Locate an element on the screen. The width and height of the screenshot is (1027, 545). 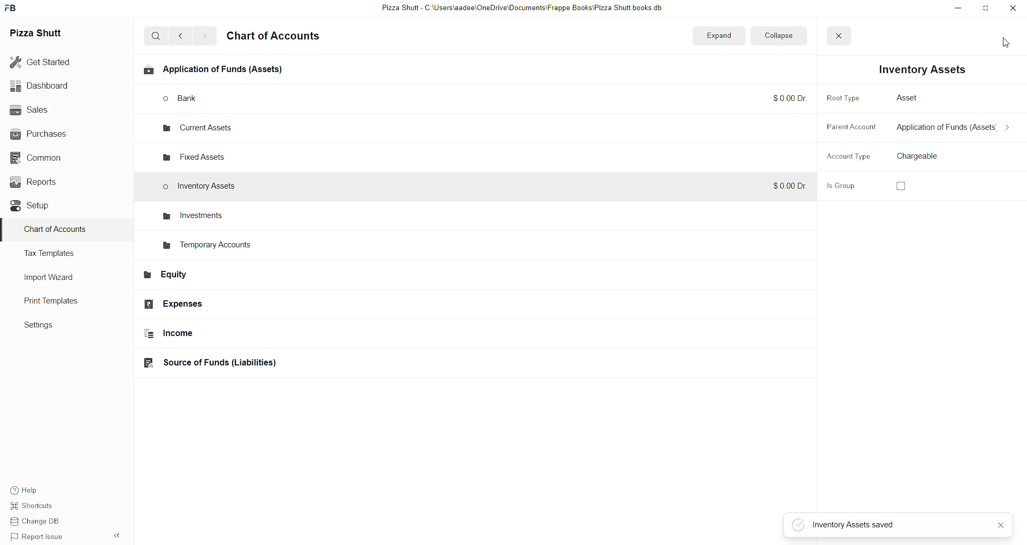
help is located at coordinates (35, 490).